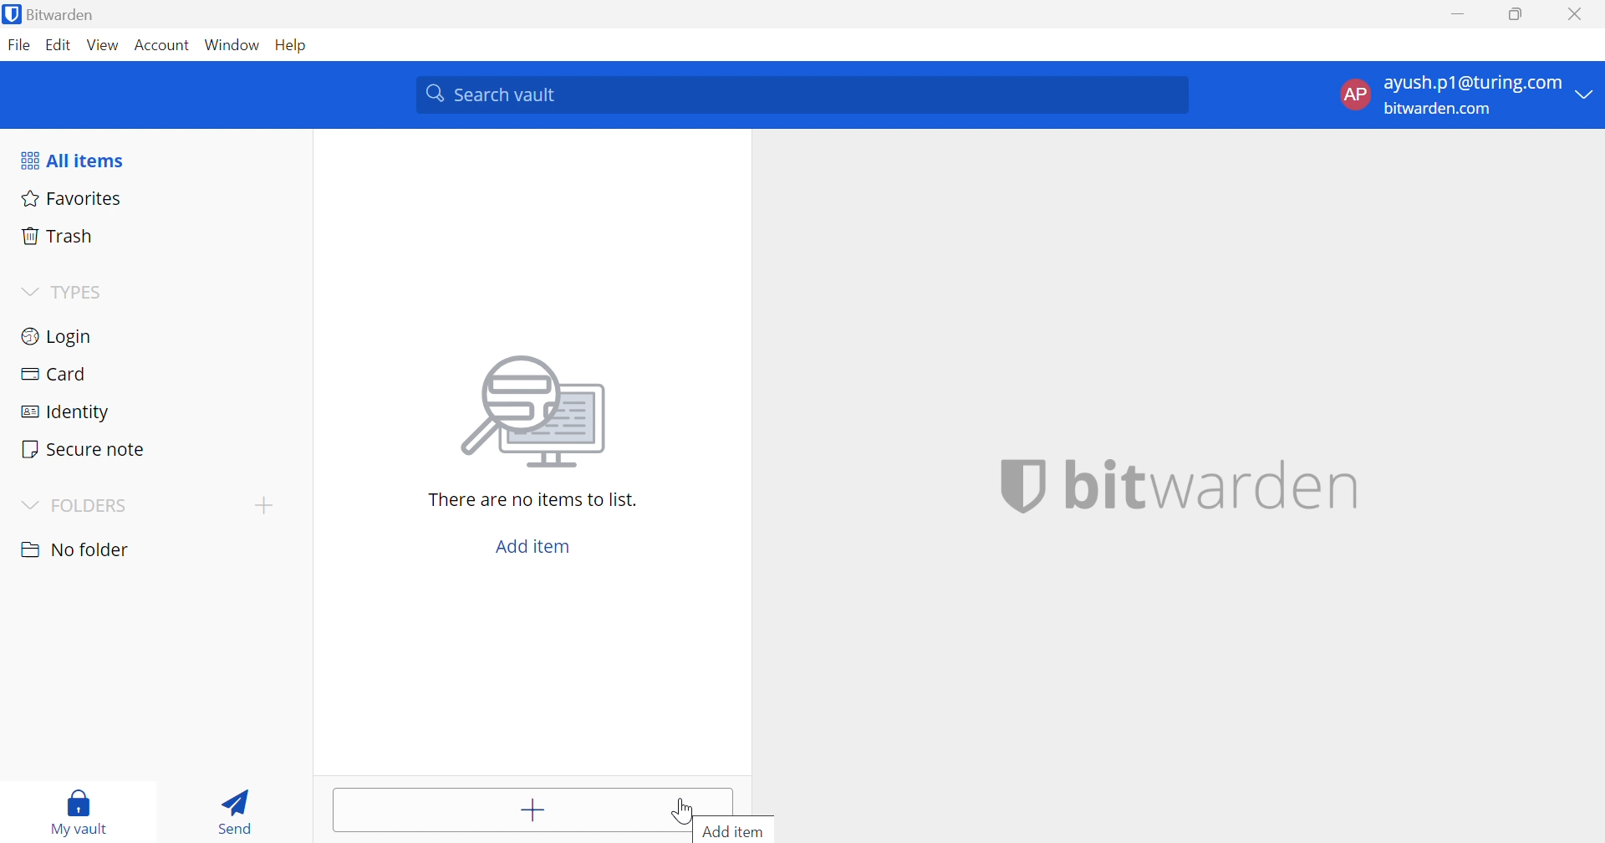 The height and width of the screenshot is (843, 1605). Describe the element at coordinates (104, 45) in the screenshot. I see `View` at that location.